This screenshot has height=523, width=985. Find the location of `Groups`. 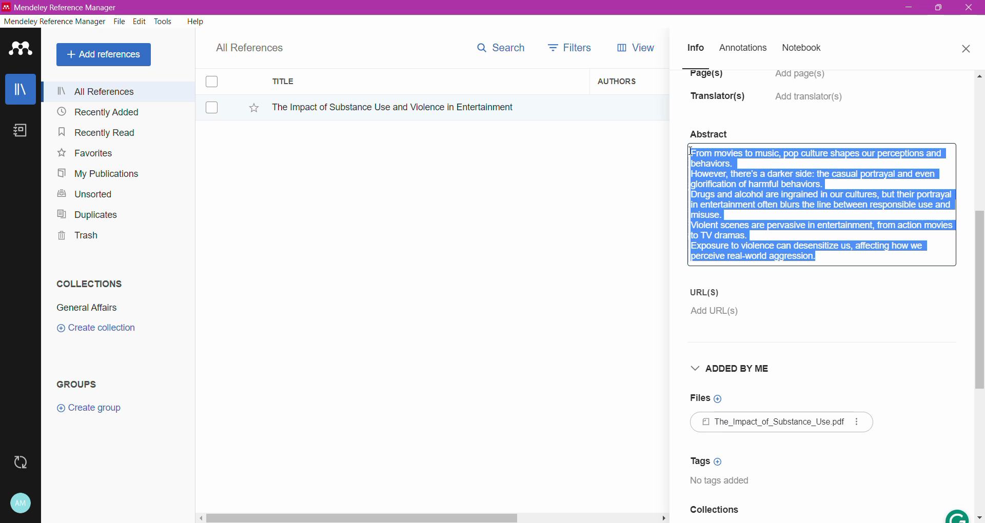

Groups is located at coordinates (81, 384).